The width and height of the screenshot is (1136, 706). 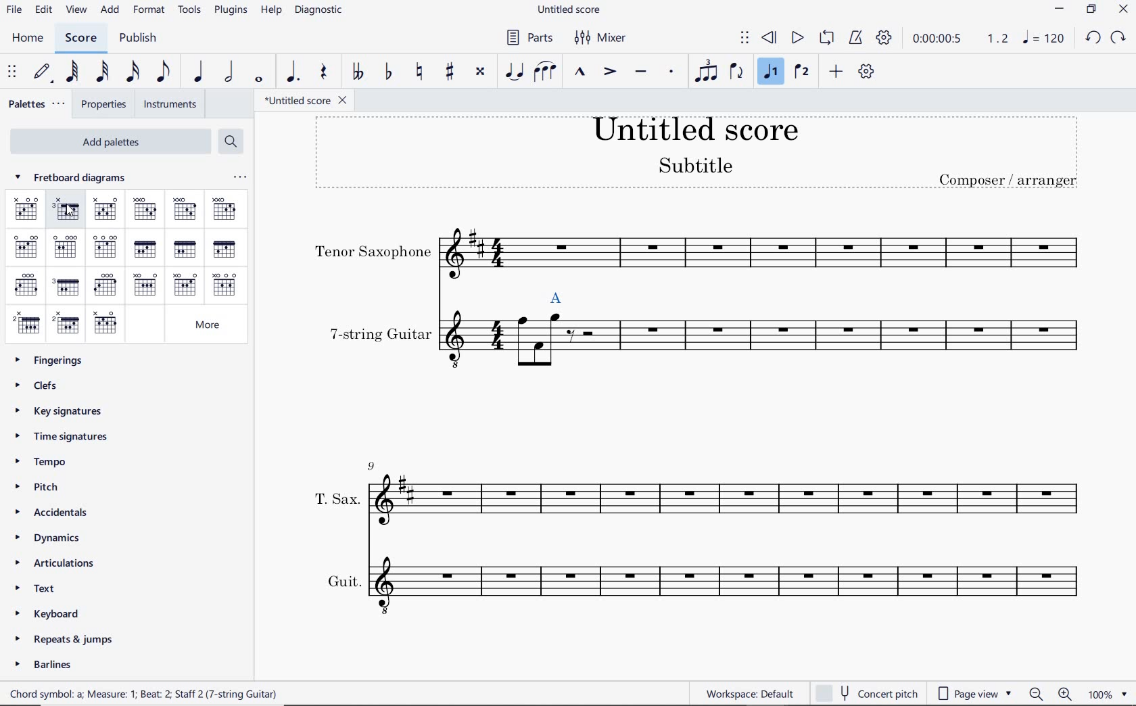 What do you see at coordinates (356, 70) in the screenshot?
I see `TOGGLE-DOUBLE FLAT` at bounding box center [356, 70].